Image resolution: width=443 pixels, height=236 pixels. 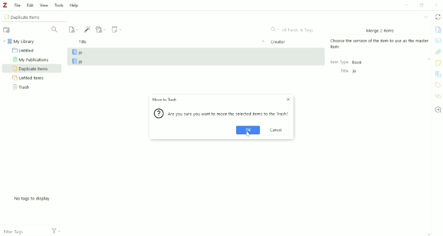 What do you see at coordinates (44, 5) in the screenshot?
I see `View` at bounding box center [44, 5].